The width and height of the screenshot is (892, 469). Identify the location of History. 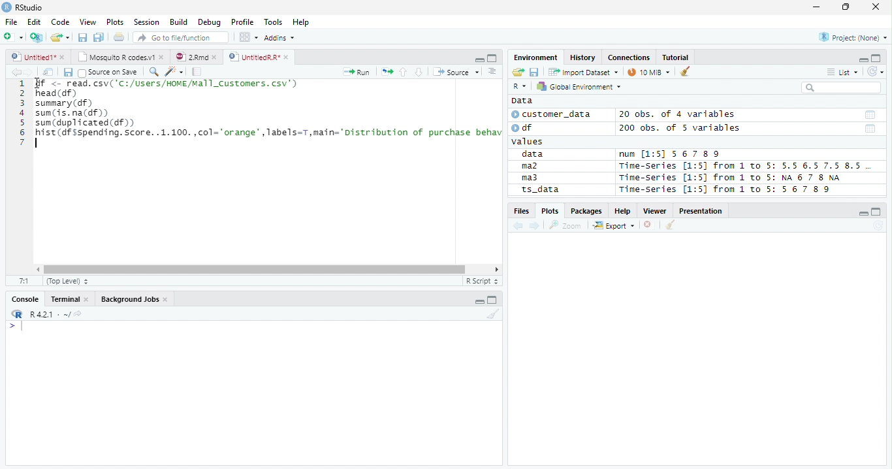
(584, 58).